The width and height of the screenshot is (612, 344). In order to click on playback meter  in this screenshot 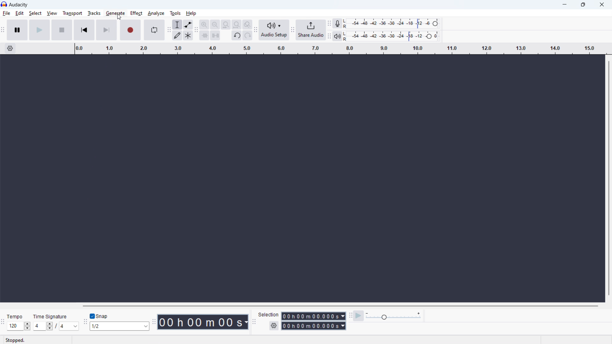, I will do `click(337, 36)`.